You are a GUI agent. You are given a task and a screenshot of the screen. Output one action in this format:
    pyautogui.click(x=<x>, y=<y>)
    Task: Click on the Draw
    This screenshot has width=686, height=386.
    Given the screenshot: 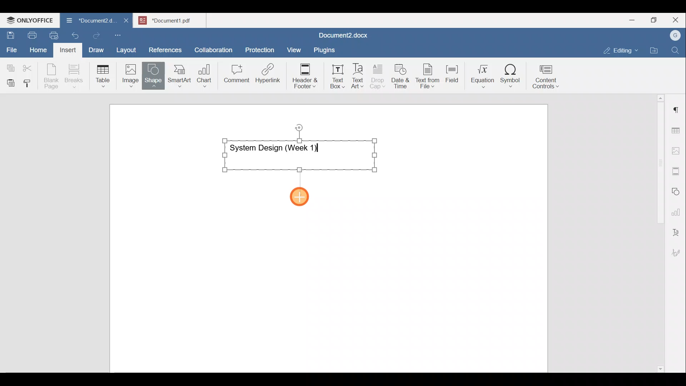 What is the action you would take?
    pyautogui.click(x=95, y=48)
    